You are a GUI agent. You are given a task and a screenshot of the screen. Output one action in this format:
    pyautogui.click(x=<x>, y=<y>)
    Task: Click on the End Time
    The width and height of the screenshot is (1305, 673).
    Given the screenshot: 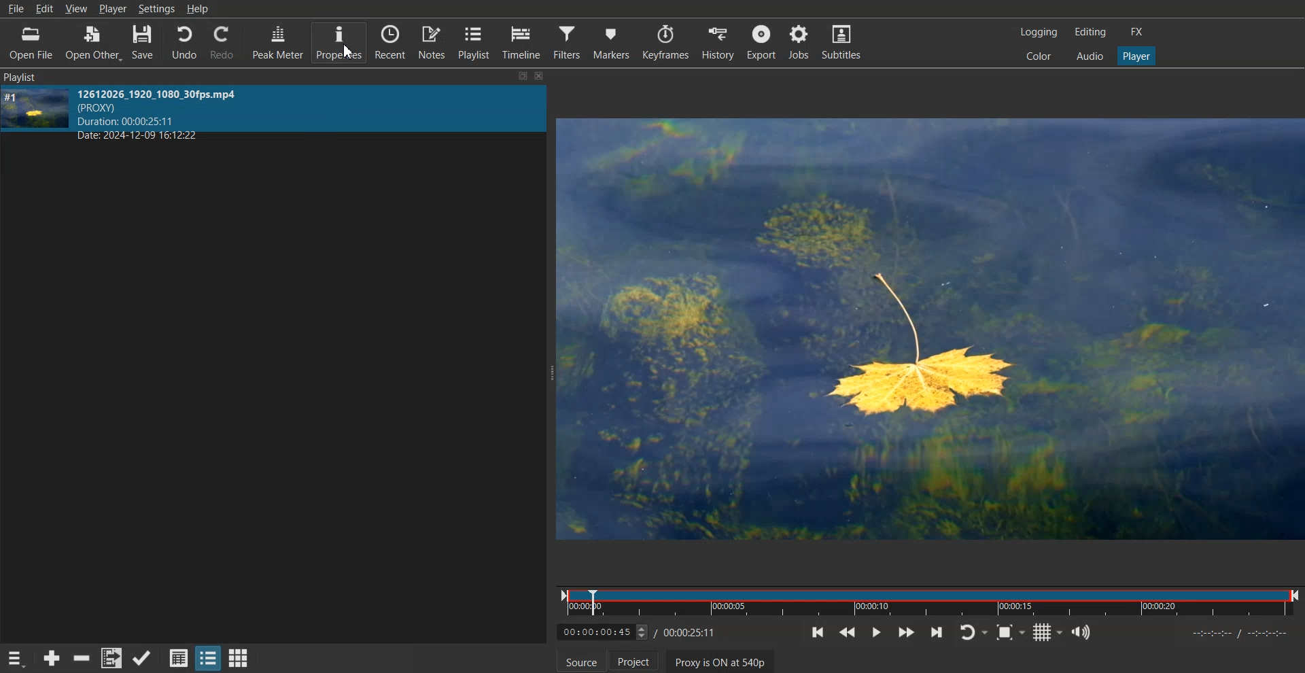 What is the action you would take?
    pyautogui.click(x=692, y=632)
    